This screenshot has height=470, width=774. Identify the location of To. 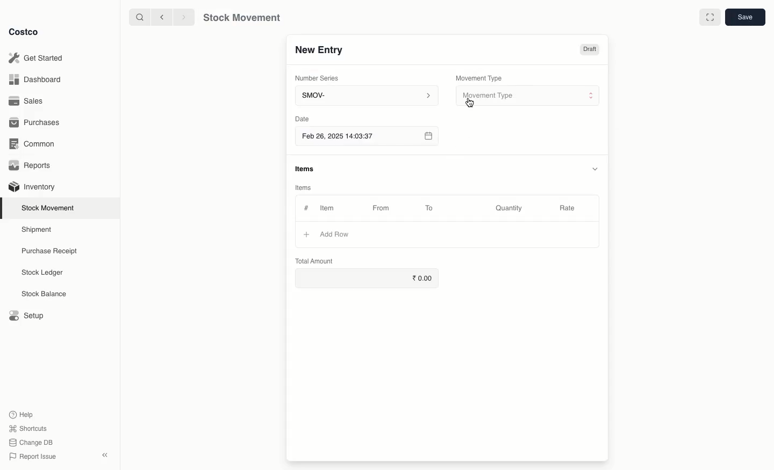
(429, 208).